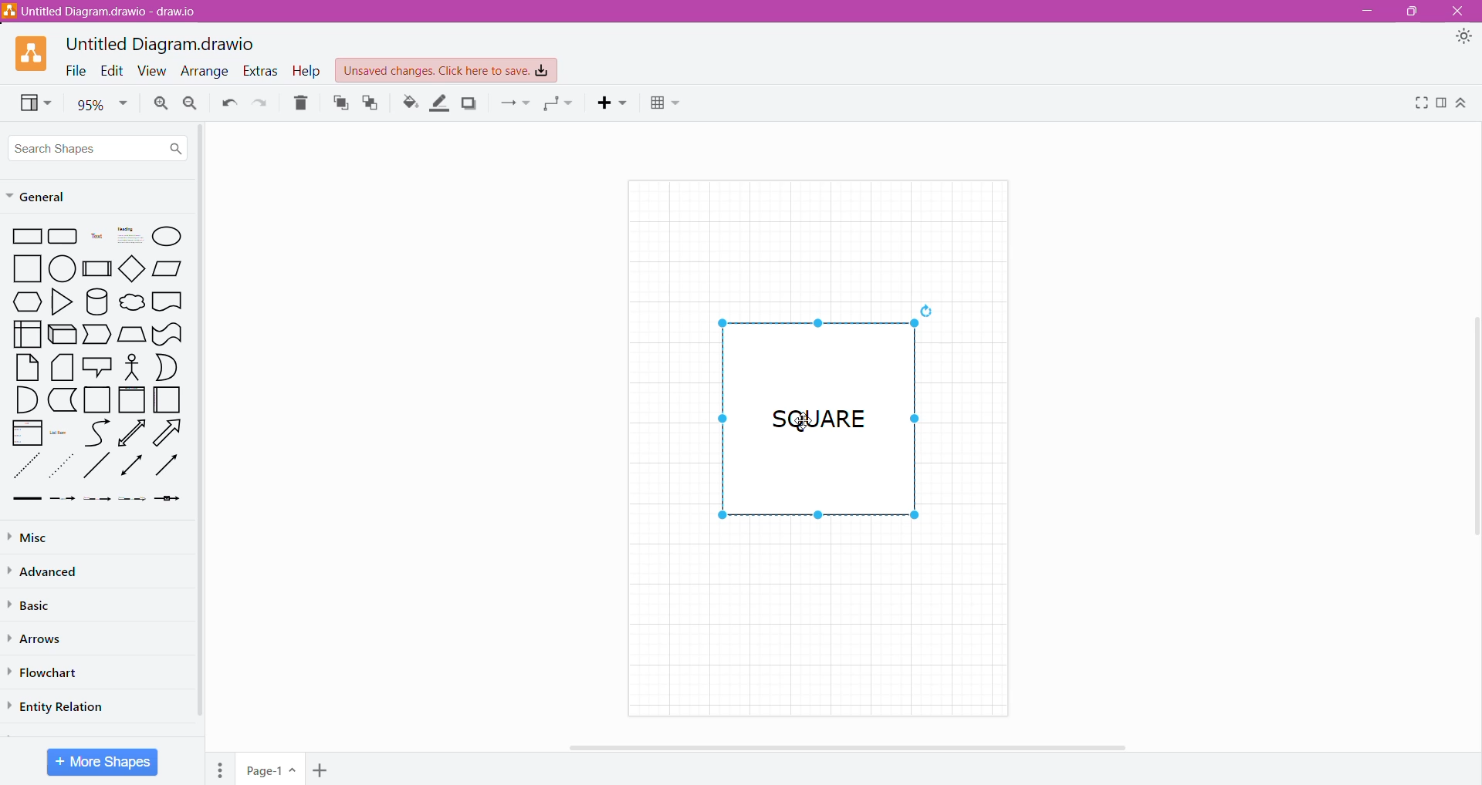 Image resolution: width=1482 pixels, height=785 pixels. I want to click on Appearance, so click(1462, 38).